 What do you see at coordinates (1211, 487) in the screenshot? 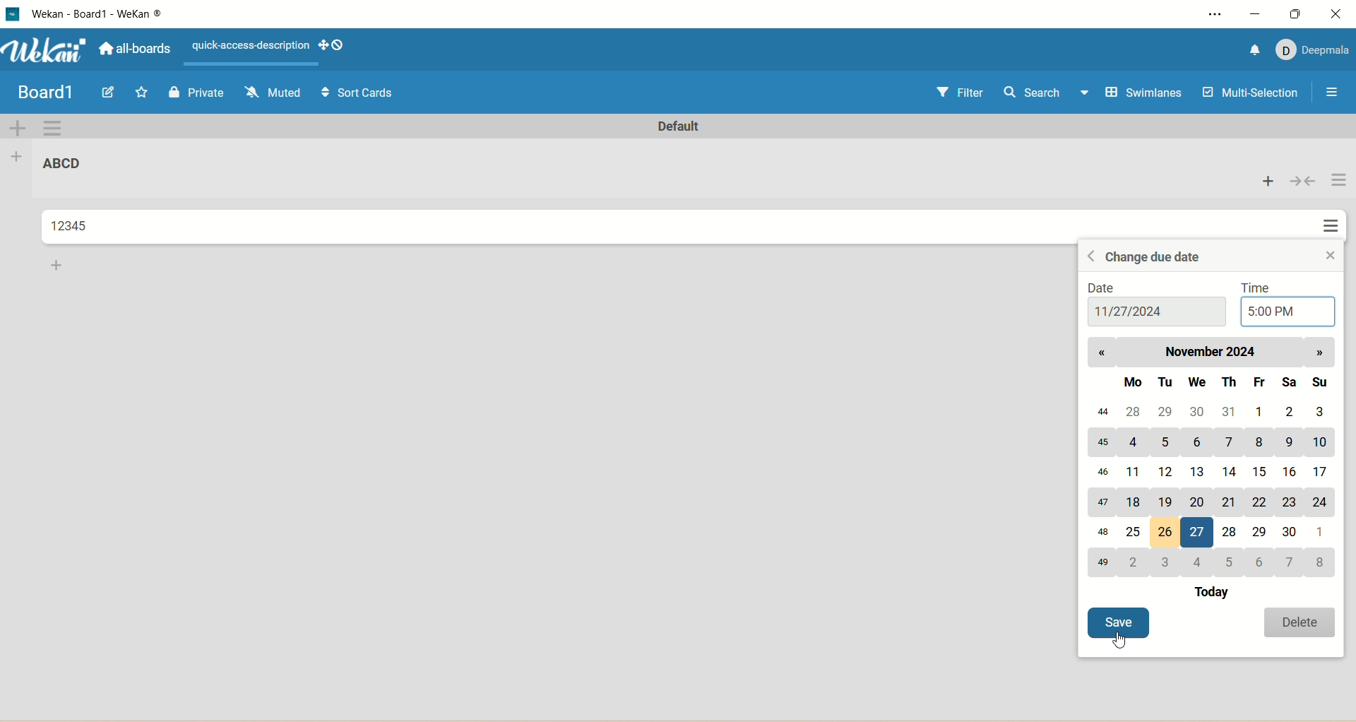
I see `calendar` at bounding box center [1211, 487].